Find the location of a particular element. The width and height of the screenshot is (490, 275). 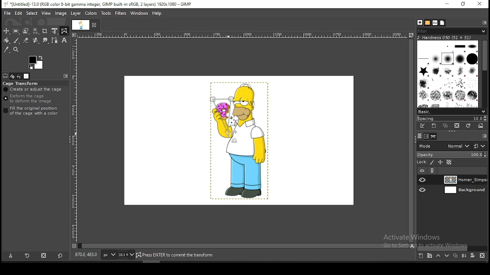

paintbrush tool is located at coordinates (16, 40).